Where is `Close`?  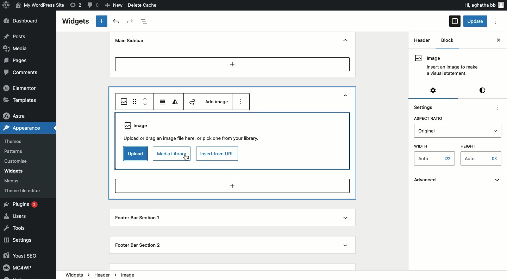
Close is located at coordinates (498, 40).